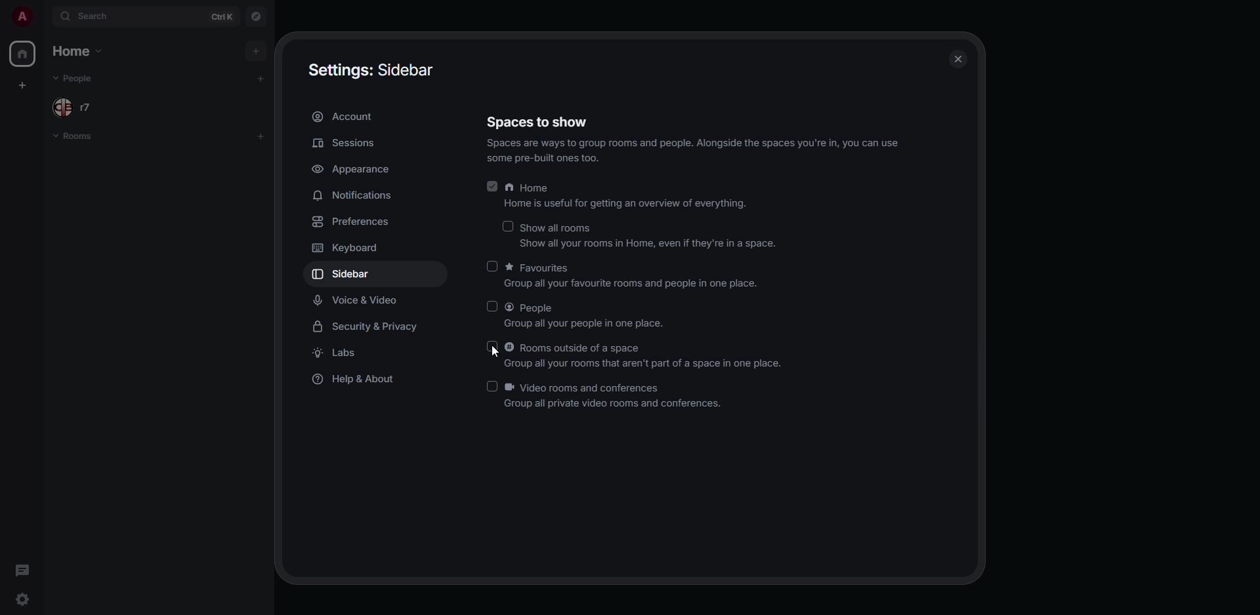 Image resolution: width=1260 pixels, height=615 pixels. Describe the element at coordinates (629, 196) in the screenshot. I see `Home Home is useful for getting an overview of everything.` at that location.